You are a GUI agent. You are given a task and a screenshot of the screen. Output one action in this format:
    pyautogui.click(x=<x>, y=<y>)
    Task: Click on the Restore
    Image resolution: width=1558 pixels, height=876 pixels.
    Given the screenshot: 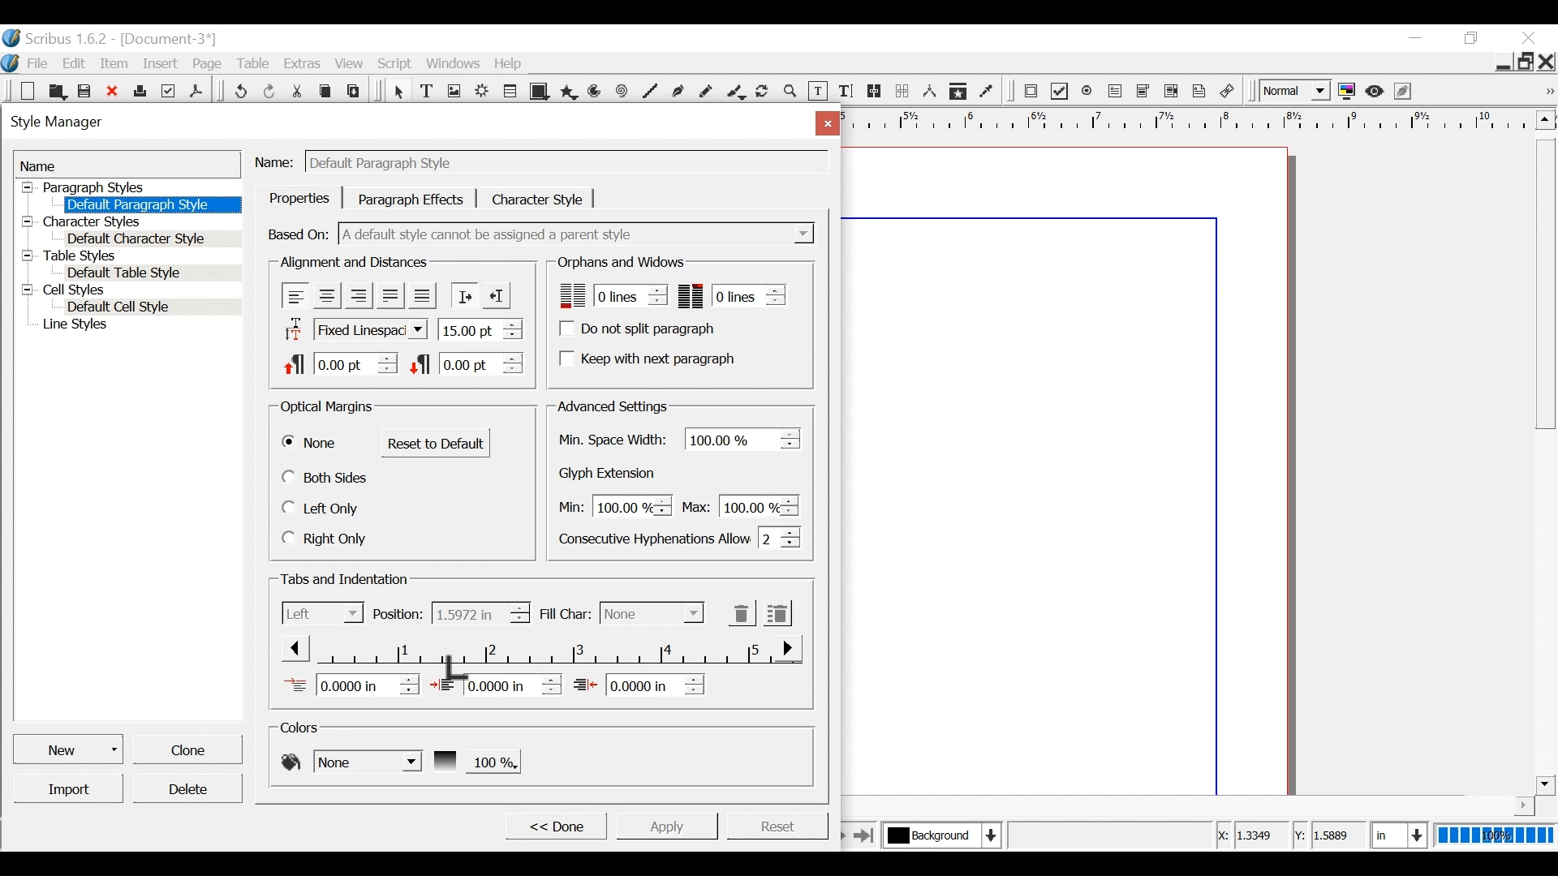 What is the action you would take?
    pyautogui.click(x=1472, y=39)
    